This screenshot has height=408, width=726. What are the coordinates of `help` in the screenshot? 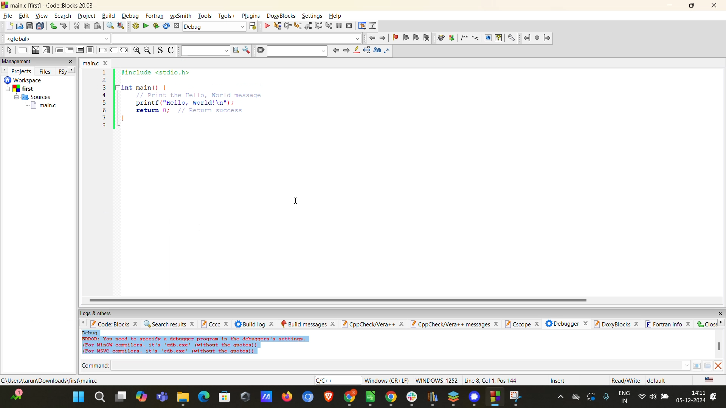 It's located at (337, 14).